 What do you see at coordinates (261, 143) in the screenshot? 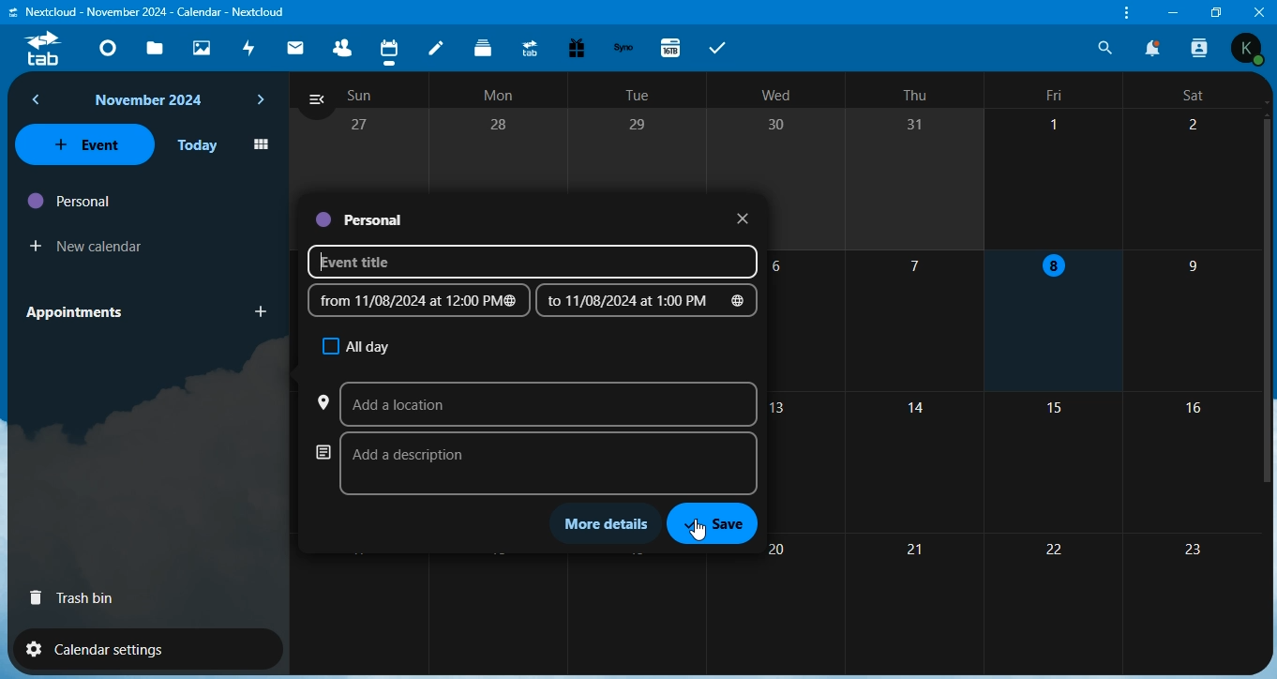
I see `icon` at bounding box center [261, 143].